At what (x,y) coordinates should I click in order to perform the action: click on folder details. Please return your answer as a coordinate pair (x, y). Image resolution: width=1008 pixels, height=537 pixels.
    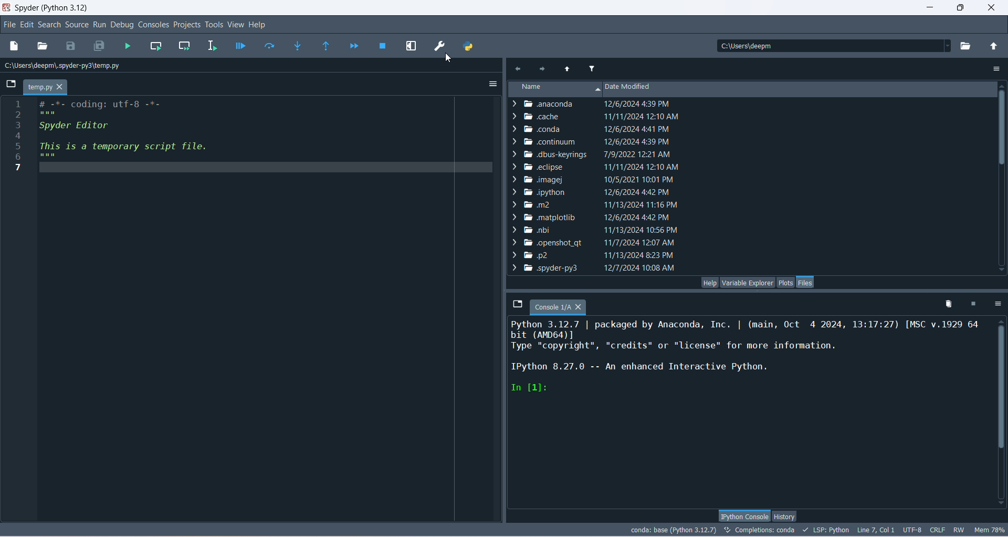
    Looking at the image, I should click on (595, 229).